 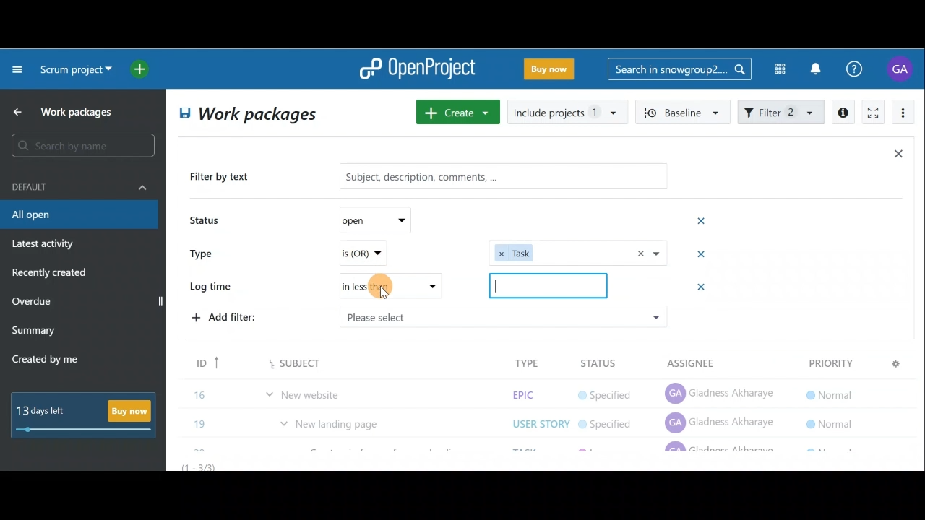 I want to click on Open details view, so click(x=844, y=113).